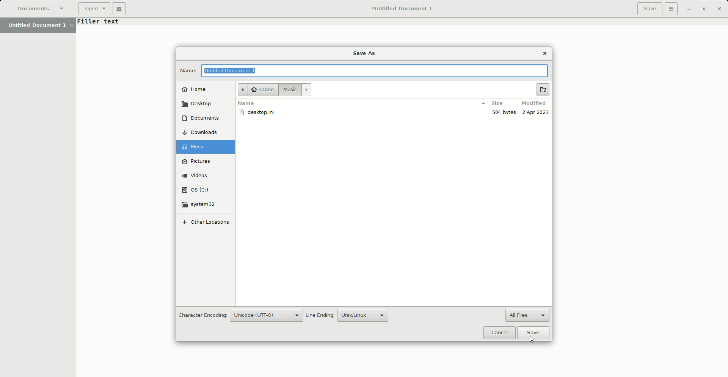  Describe the element at coordinates (505, 114) in the screenshot. I see `504 bytes` at that location.